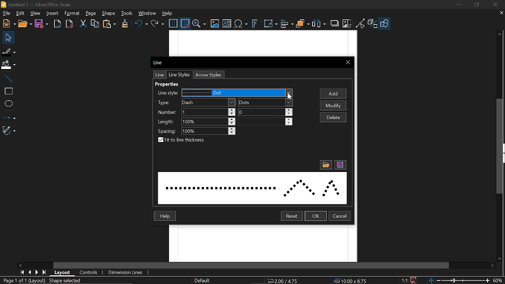  Describe the element at coordinates (21, 13) in the screenshot. I see `Edit` at that location.